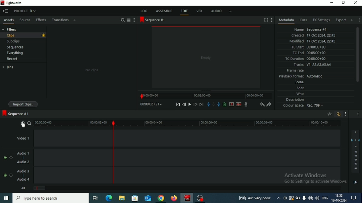 The height and width of the screenshot is (203, 362). Describe the element at coordinates (213, 104) in the screenshot. I see `Clear all marks` at that location.